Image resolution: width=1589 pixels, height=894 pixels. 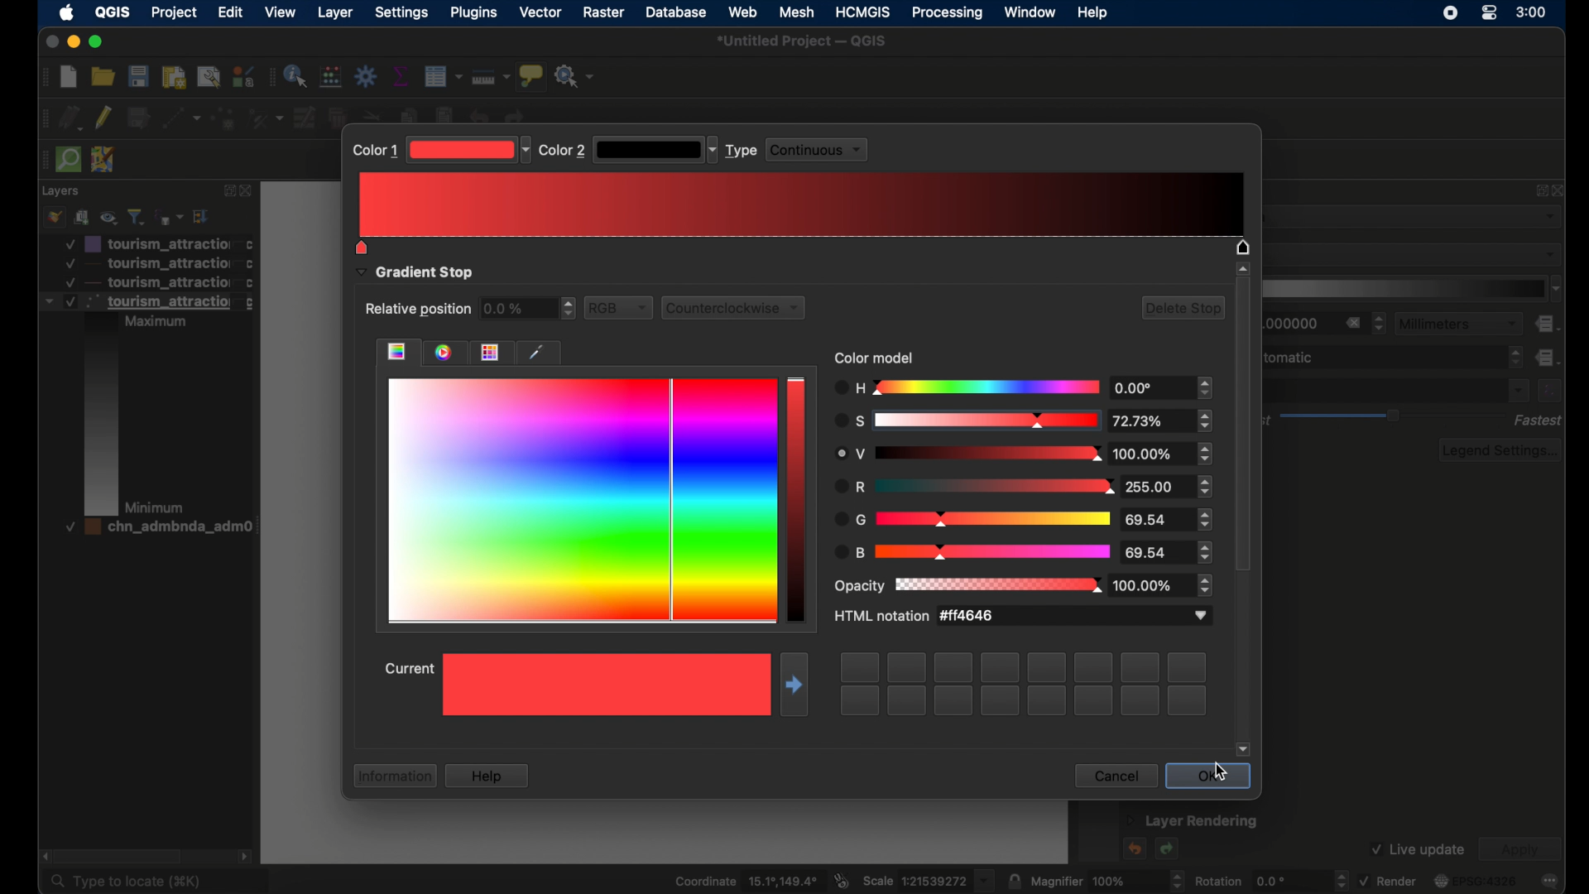 I want to click on close, so click(x=248, y=193).